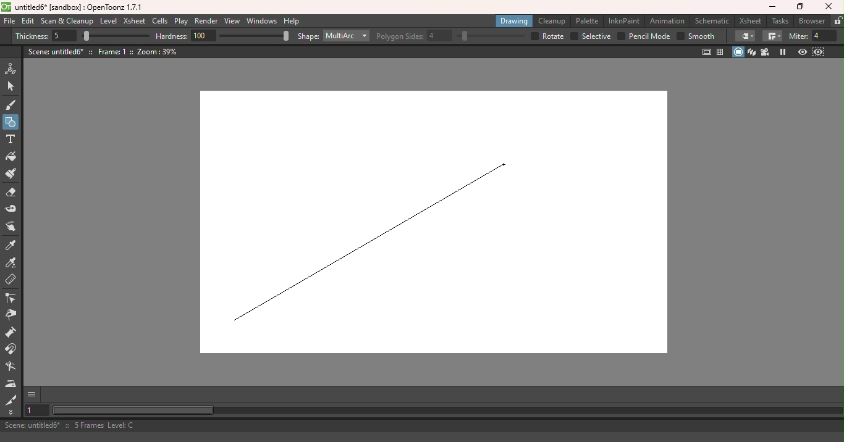 The width and height of the screenshot is (844, 442). What do you see at coordinates (12, 350) in the screenshot?
I see `Magnet tool` at bounding box center [12, 350].